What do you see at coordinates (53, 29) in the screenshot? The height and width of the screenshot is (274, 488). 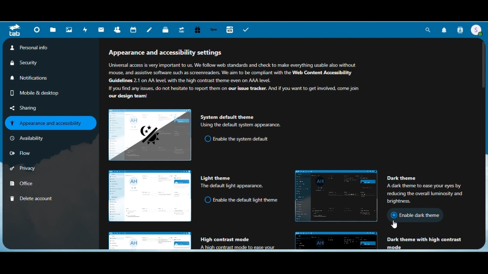 I see `Files` at bounding box center [53, 29].